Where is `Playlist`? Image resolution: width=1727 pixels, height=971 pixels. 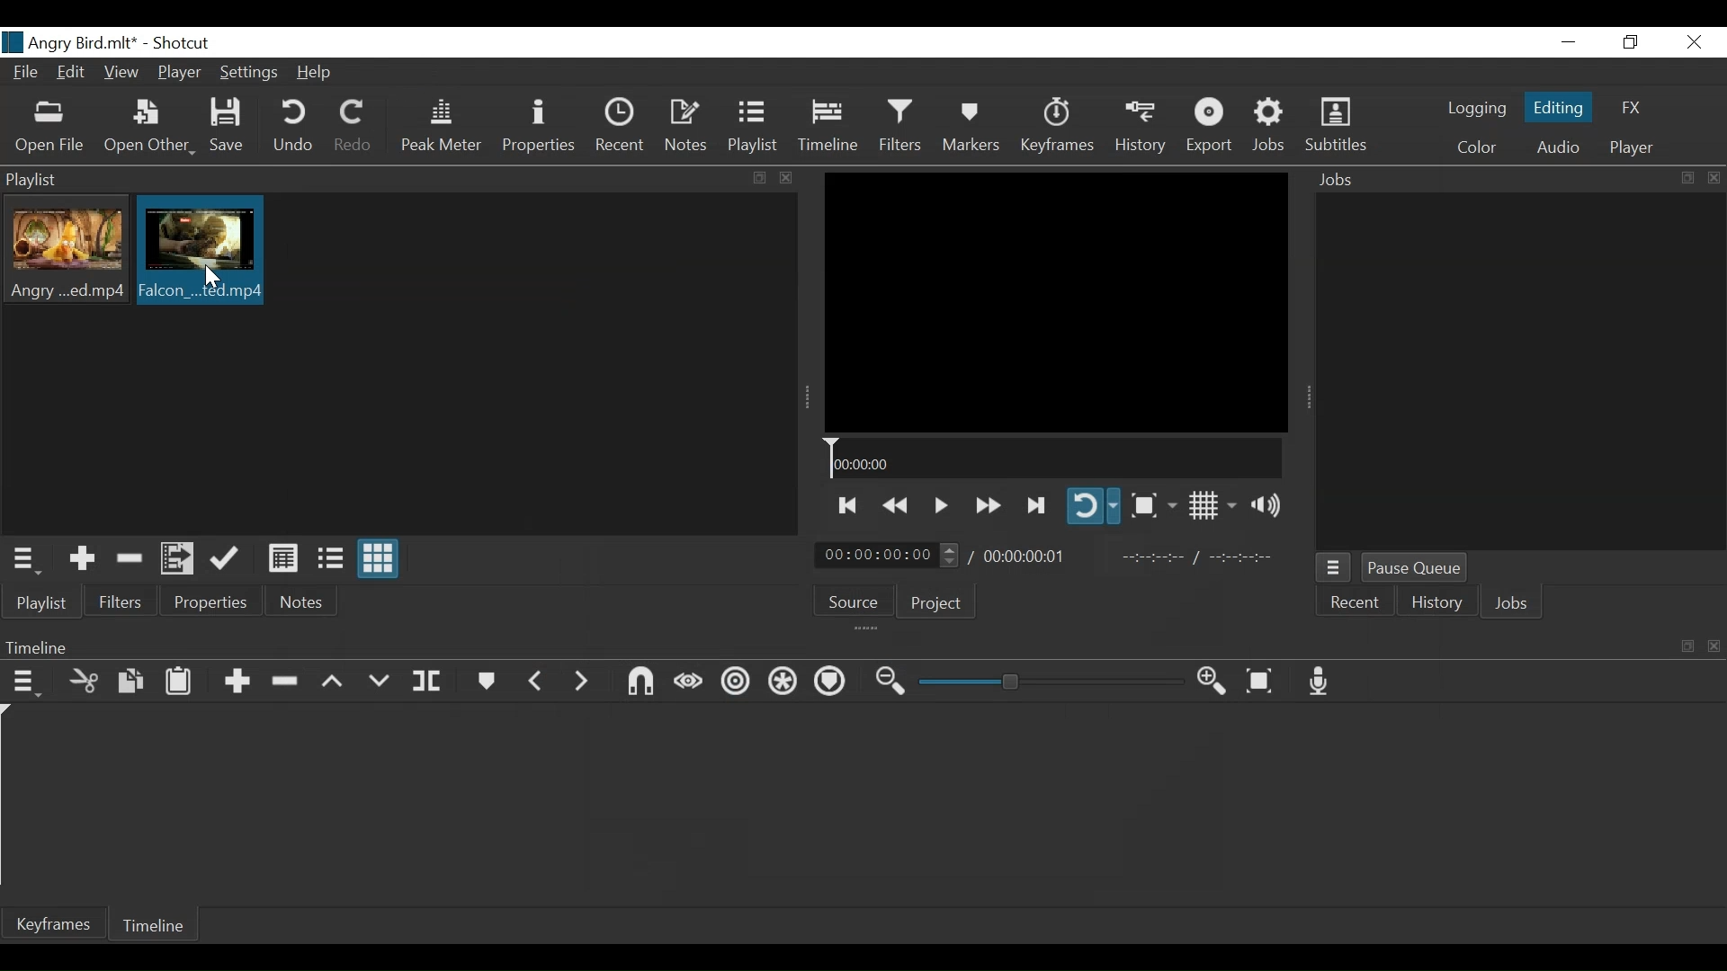 Playlist is located at coordinates (753, 126).